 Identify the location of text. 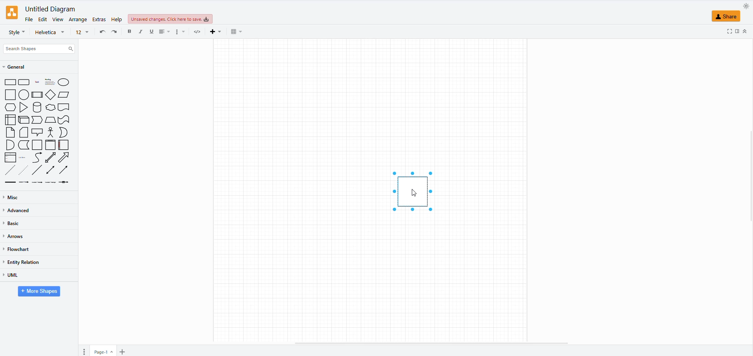
(36, 83).